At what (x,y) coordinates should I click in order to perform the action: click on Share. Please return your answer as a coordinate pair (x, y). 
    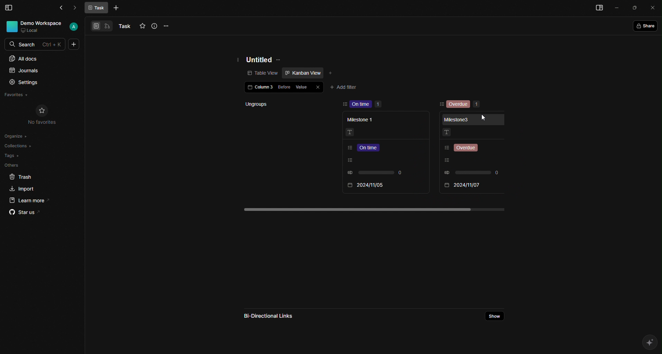
    Looking at the image, I should click on (493, 316).